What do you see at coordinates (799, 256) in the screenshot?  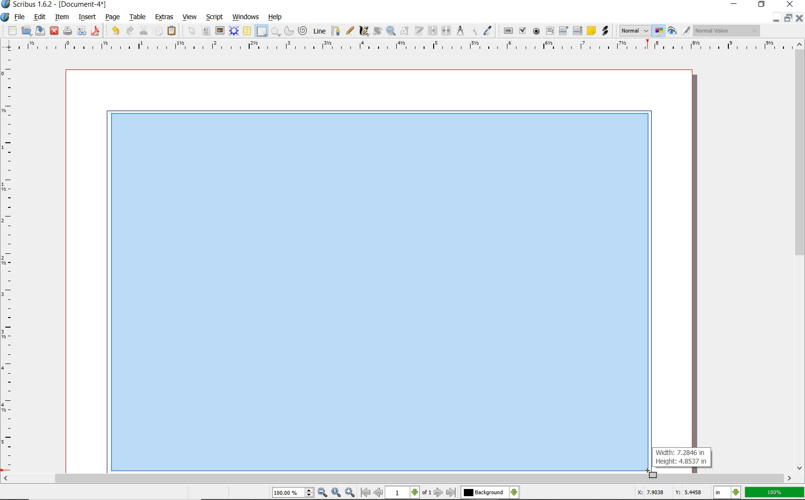 I see `scrollbar` at bounding box center [799, 256].